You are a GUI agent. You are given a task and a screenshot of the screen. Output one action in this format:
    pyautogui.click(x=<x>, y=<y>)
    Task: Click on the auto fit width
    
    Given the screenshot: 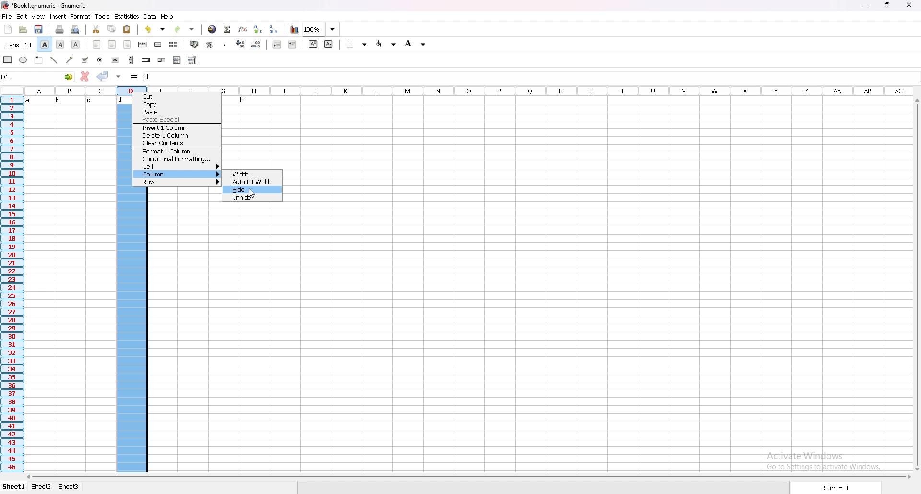 What is the action you would take?
    pyautogui.click(x=251, y=183)
    